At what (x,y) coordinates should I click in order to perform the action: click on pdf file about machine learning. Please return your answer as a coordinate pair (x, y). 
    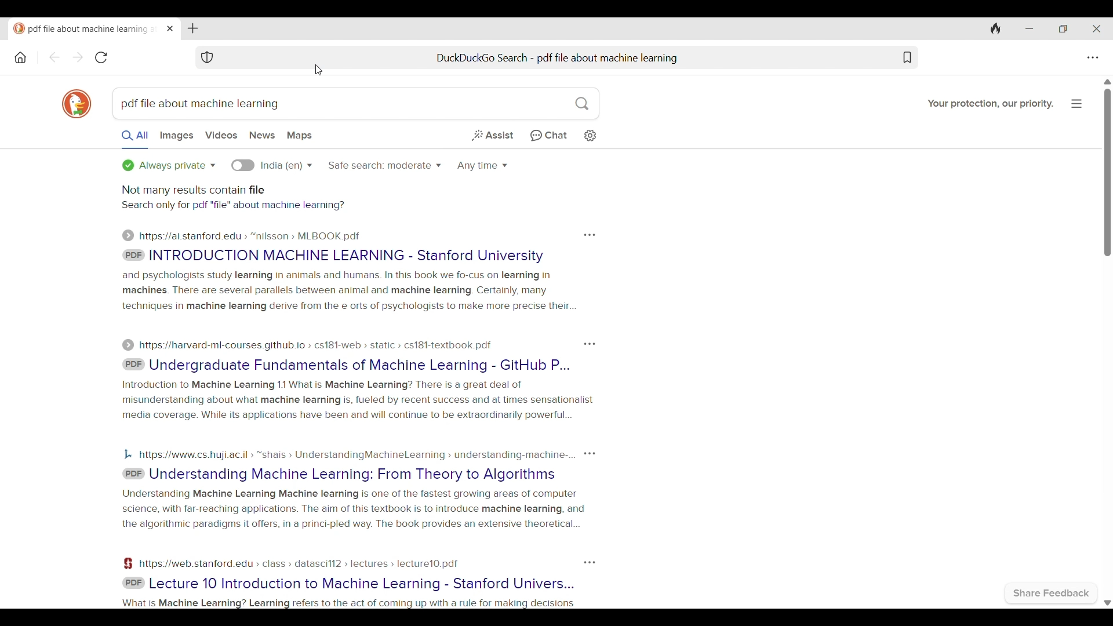
    Looking at the image, I should click on (87, 30).